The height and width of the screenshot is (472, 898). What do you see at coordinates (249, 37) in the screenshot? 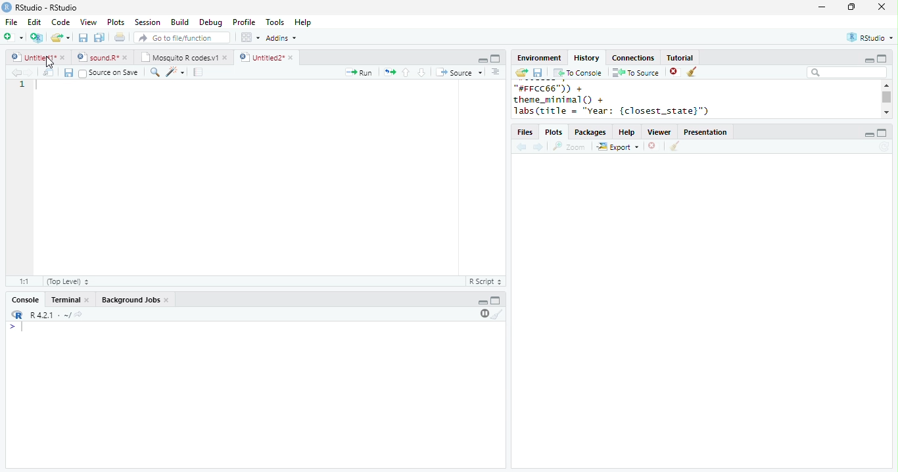
I see `options` at bounding box center [249, 37].